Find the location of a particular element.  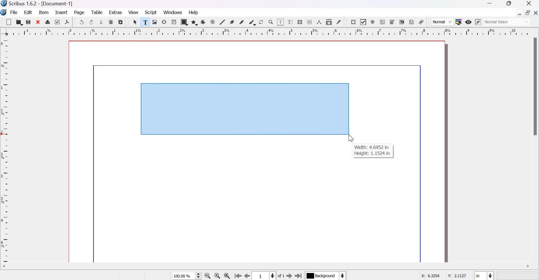

Scroll right is located at coordinates (527, 267).